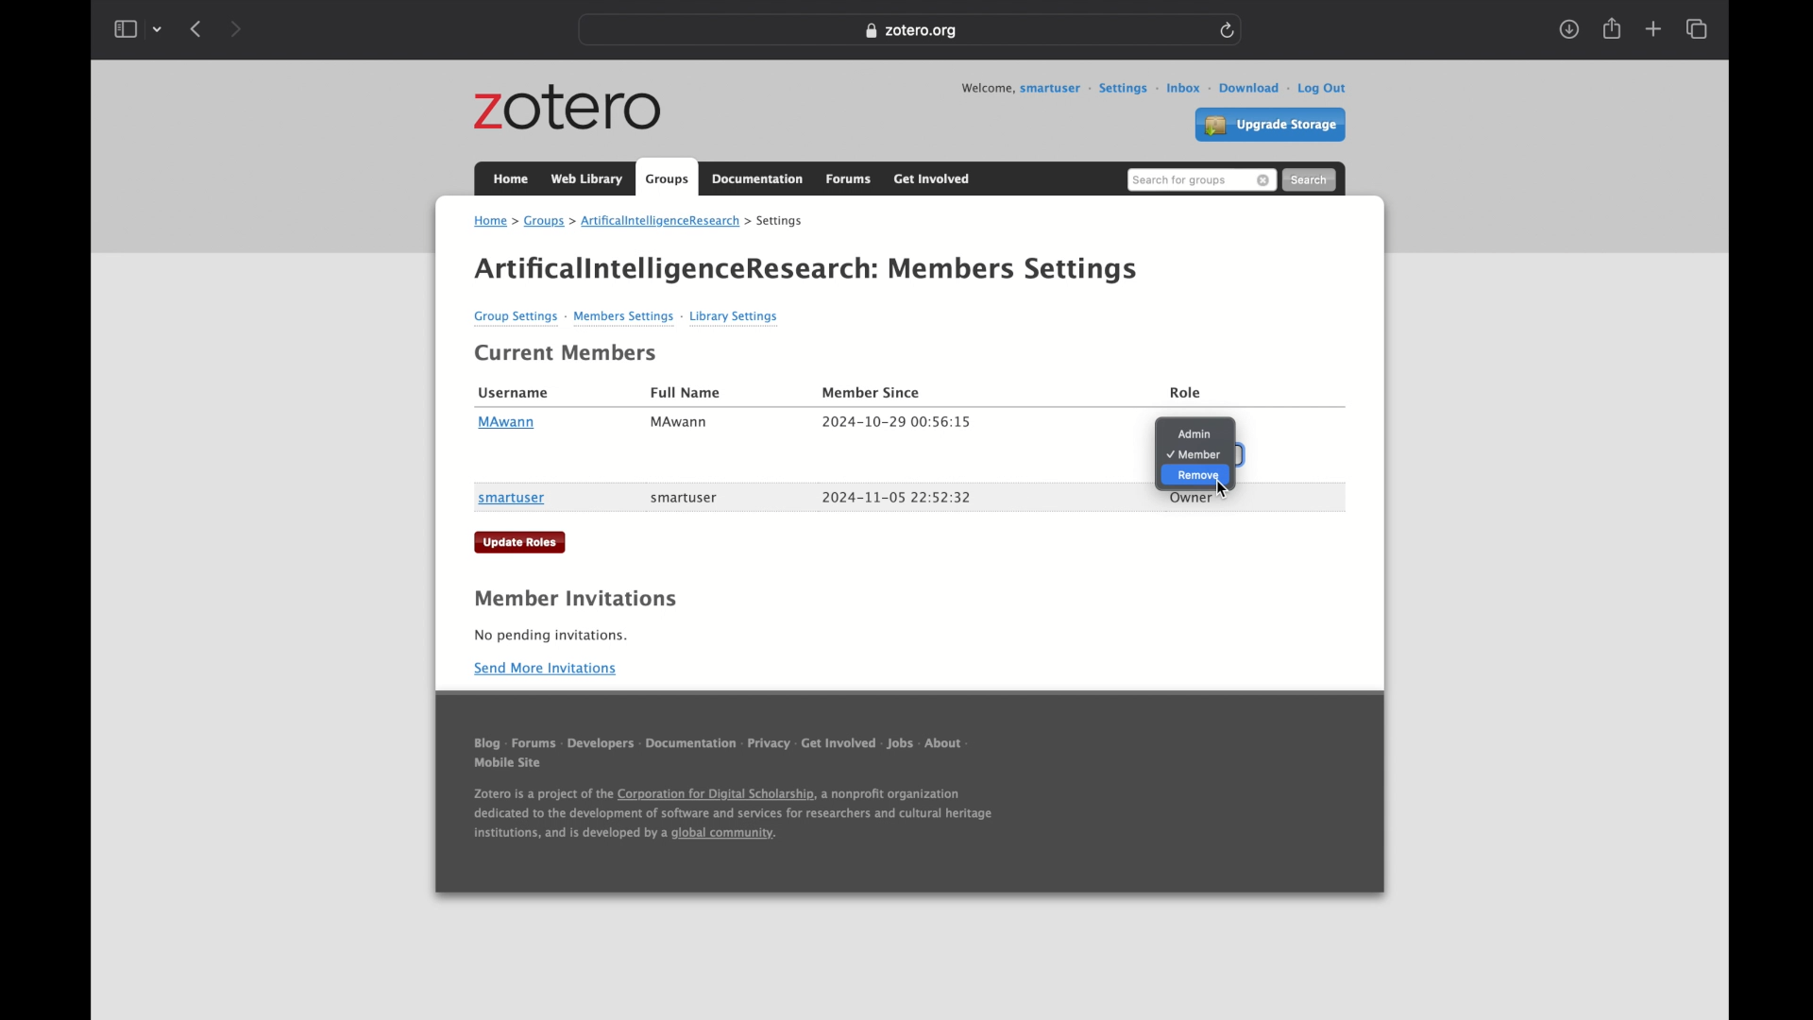  Describe the element at coordinates (547, 669) in the screenshot. I see `send more invitations` at that location.